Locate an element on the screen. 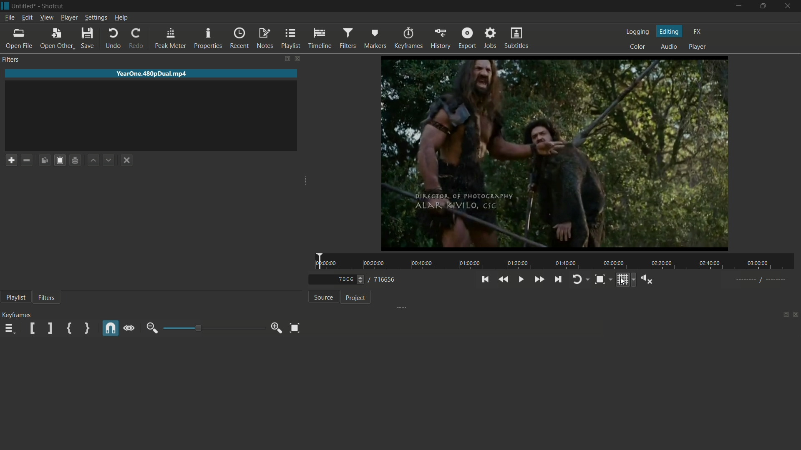  zoom timeline to fit is located at coordinates (295, 328).